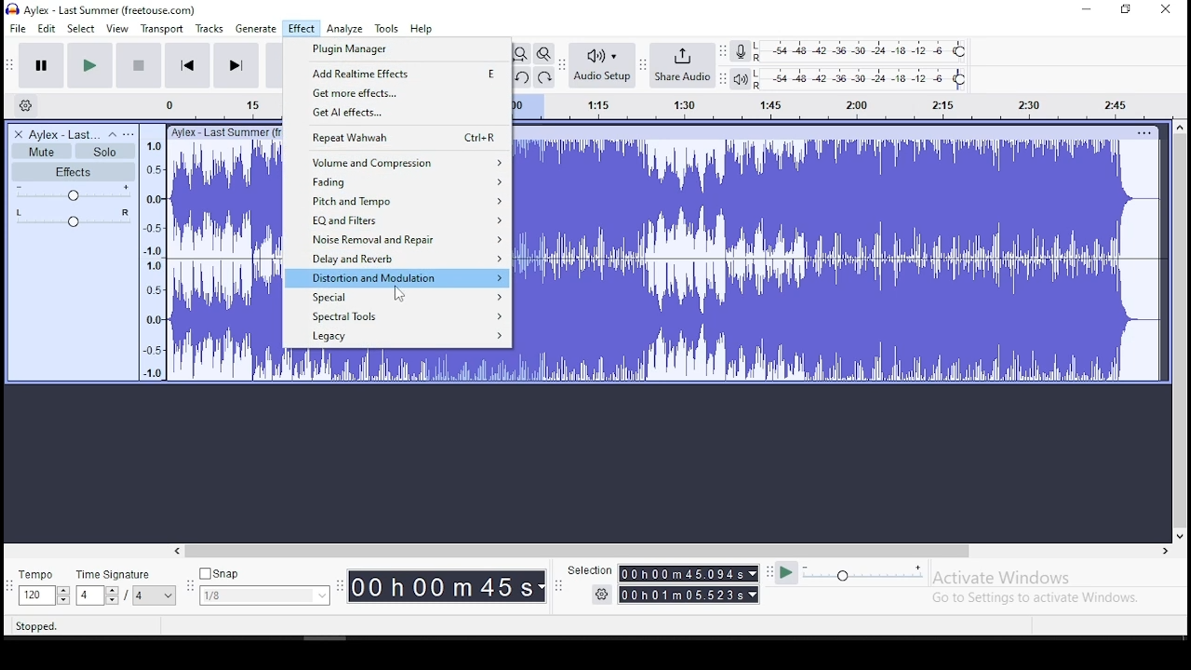 The height and width of the screenshot is (670, 1191). Describe the element at coordinates (397, 299) in the screenshot. I see `special` at that location.